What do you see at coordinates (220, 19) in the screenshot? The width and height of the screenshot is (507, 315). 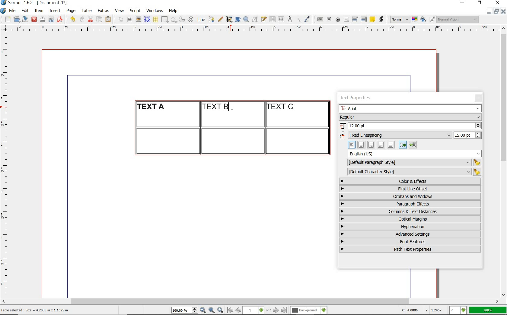 I see `freehand line` at bounding box center [220, 19].